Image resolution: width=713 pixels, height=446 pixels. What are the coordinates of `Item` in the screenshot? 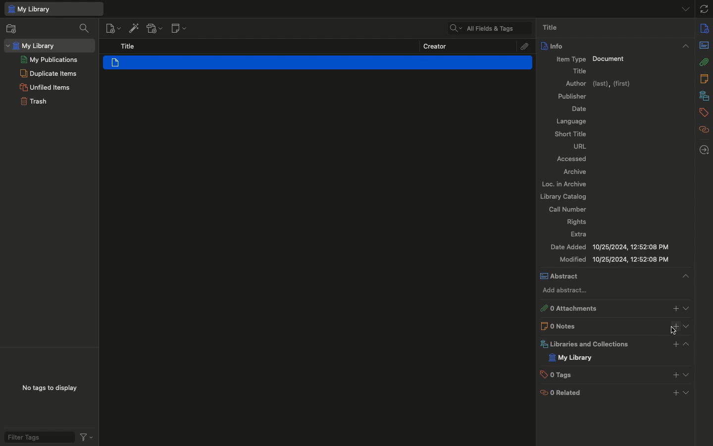 It's located at (317, 62).